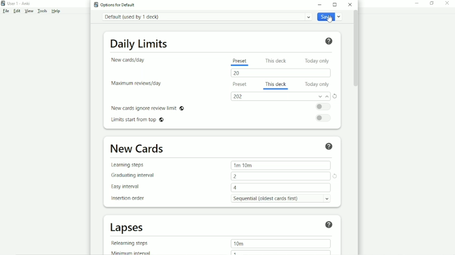 The width and height of the screenshot is (455, 255). I want to click on Minimum interval, so click(133, 252).